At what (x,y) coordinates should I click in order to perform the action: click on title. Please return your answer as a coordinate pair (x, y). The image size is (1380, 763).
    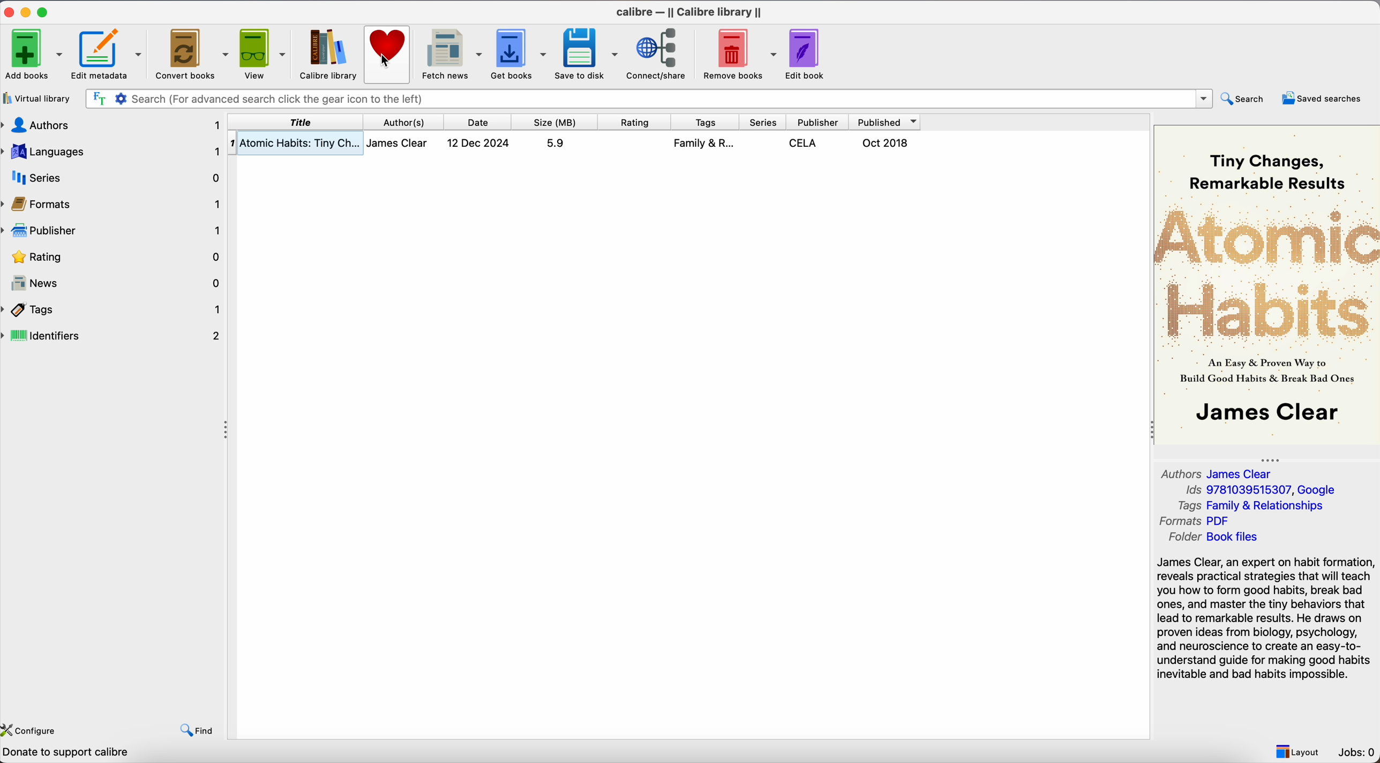
    Looking at the image, I should click on (295, 122).